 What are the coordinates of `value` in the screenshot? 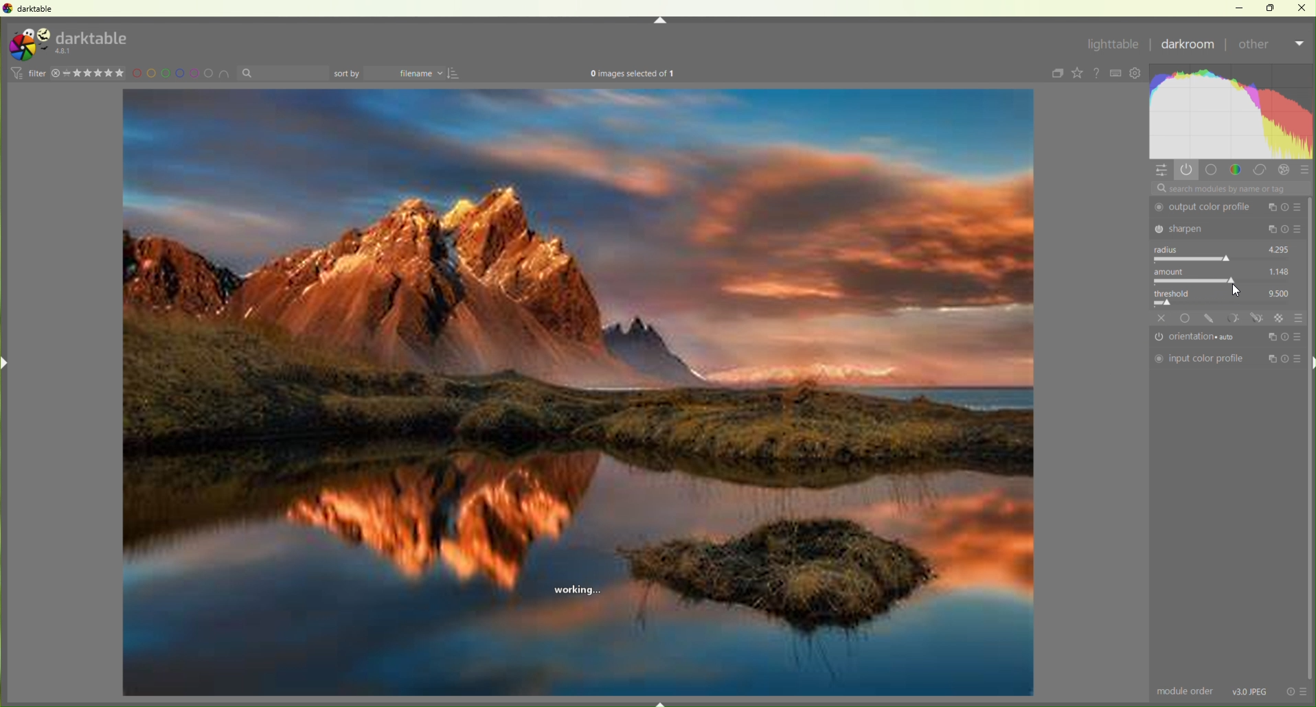 It's located at (1280, 270).